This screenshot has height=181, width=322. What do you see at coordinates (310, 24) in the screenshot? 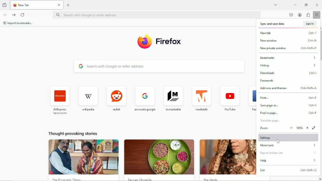
I see `sign in` at bounding box center [310, 24].